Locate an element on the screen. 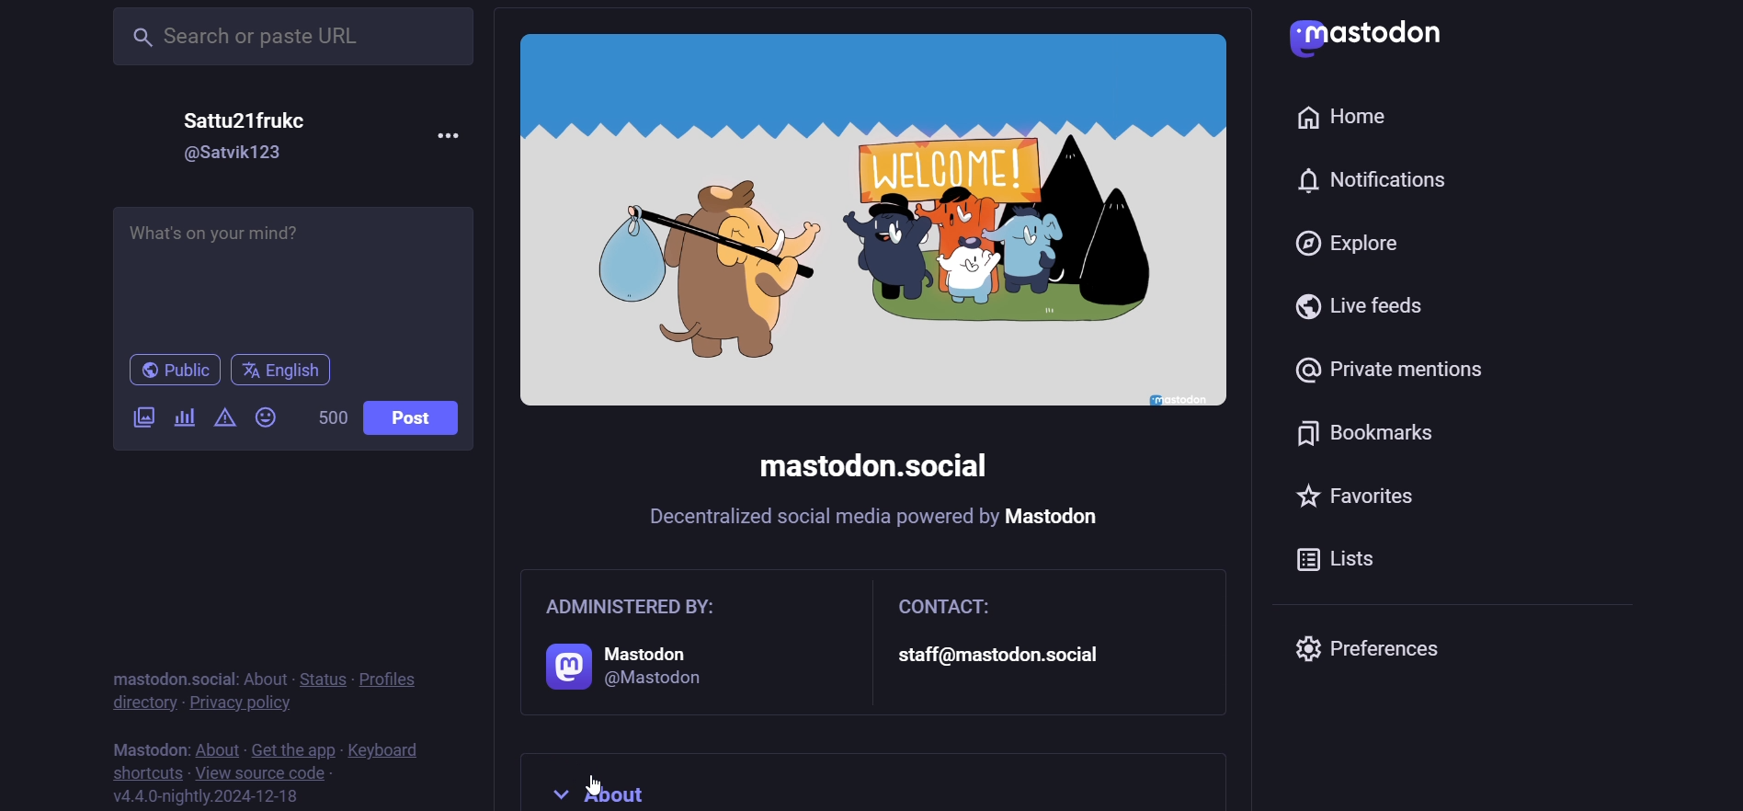 The height and width of the screenshot is (811, 1743). version is located at coordinates (209, 795).